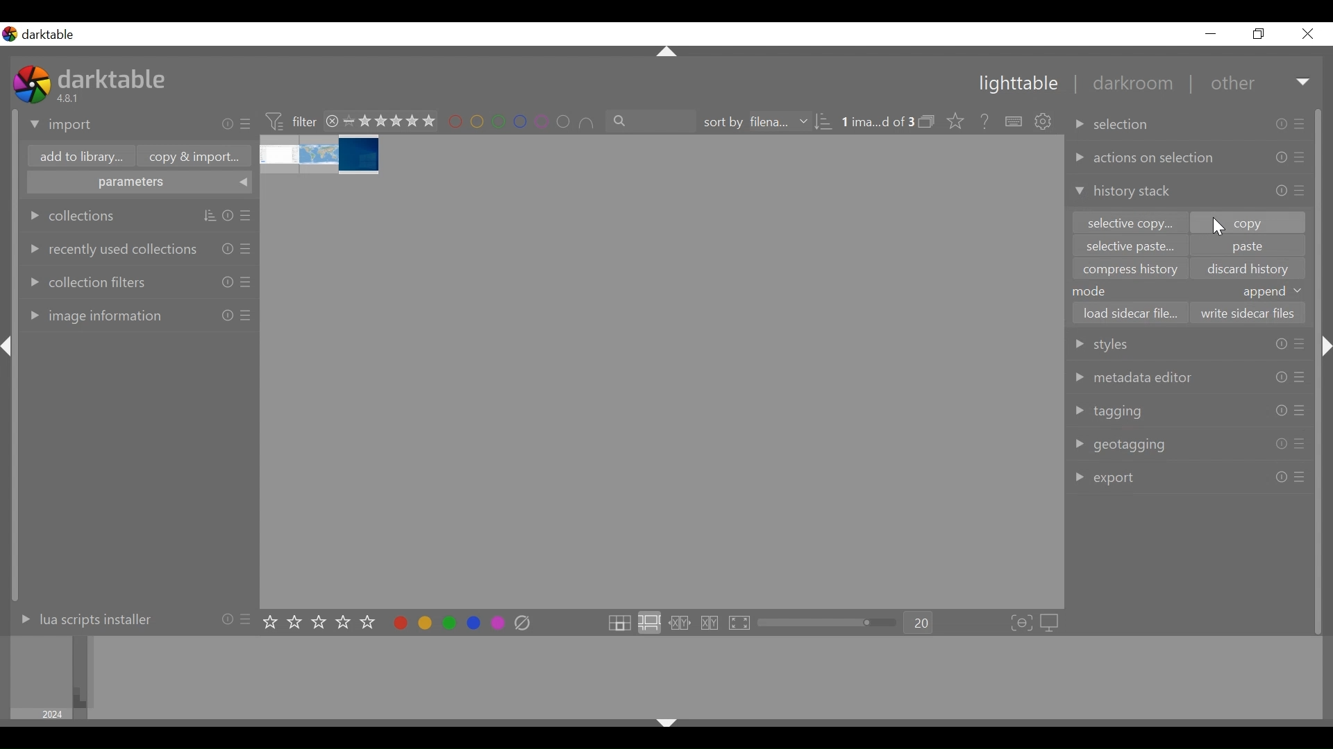 The width and height of the screenshot is (1333, 749). What do you see at coordinates (140, 184) in the screenshot?
I see `parameters` at bounding box center [140, 184].